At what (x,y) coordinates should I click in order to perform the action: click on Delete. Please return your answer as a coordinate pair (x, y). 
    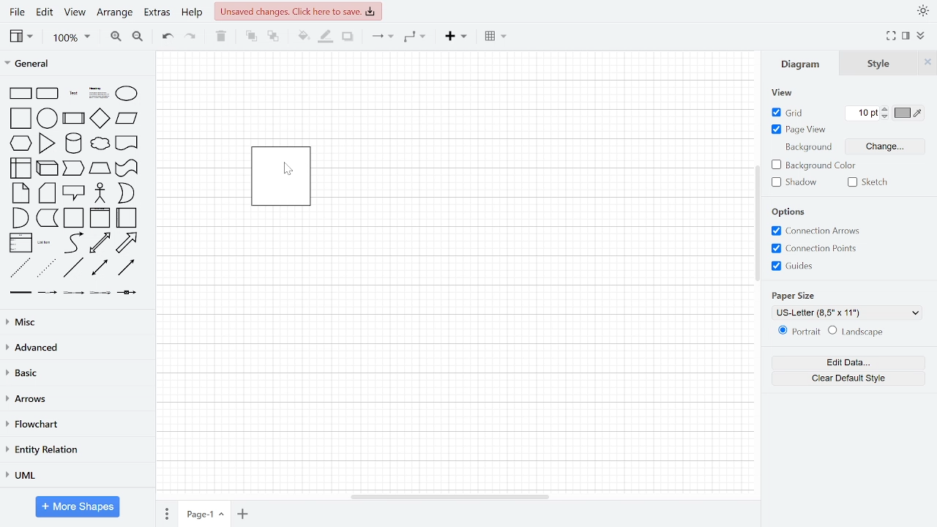
    Looking at the image, I should click on (221, 37).